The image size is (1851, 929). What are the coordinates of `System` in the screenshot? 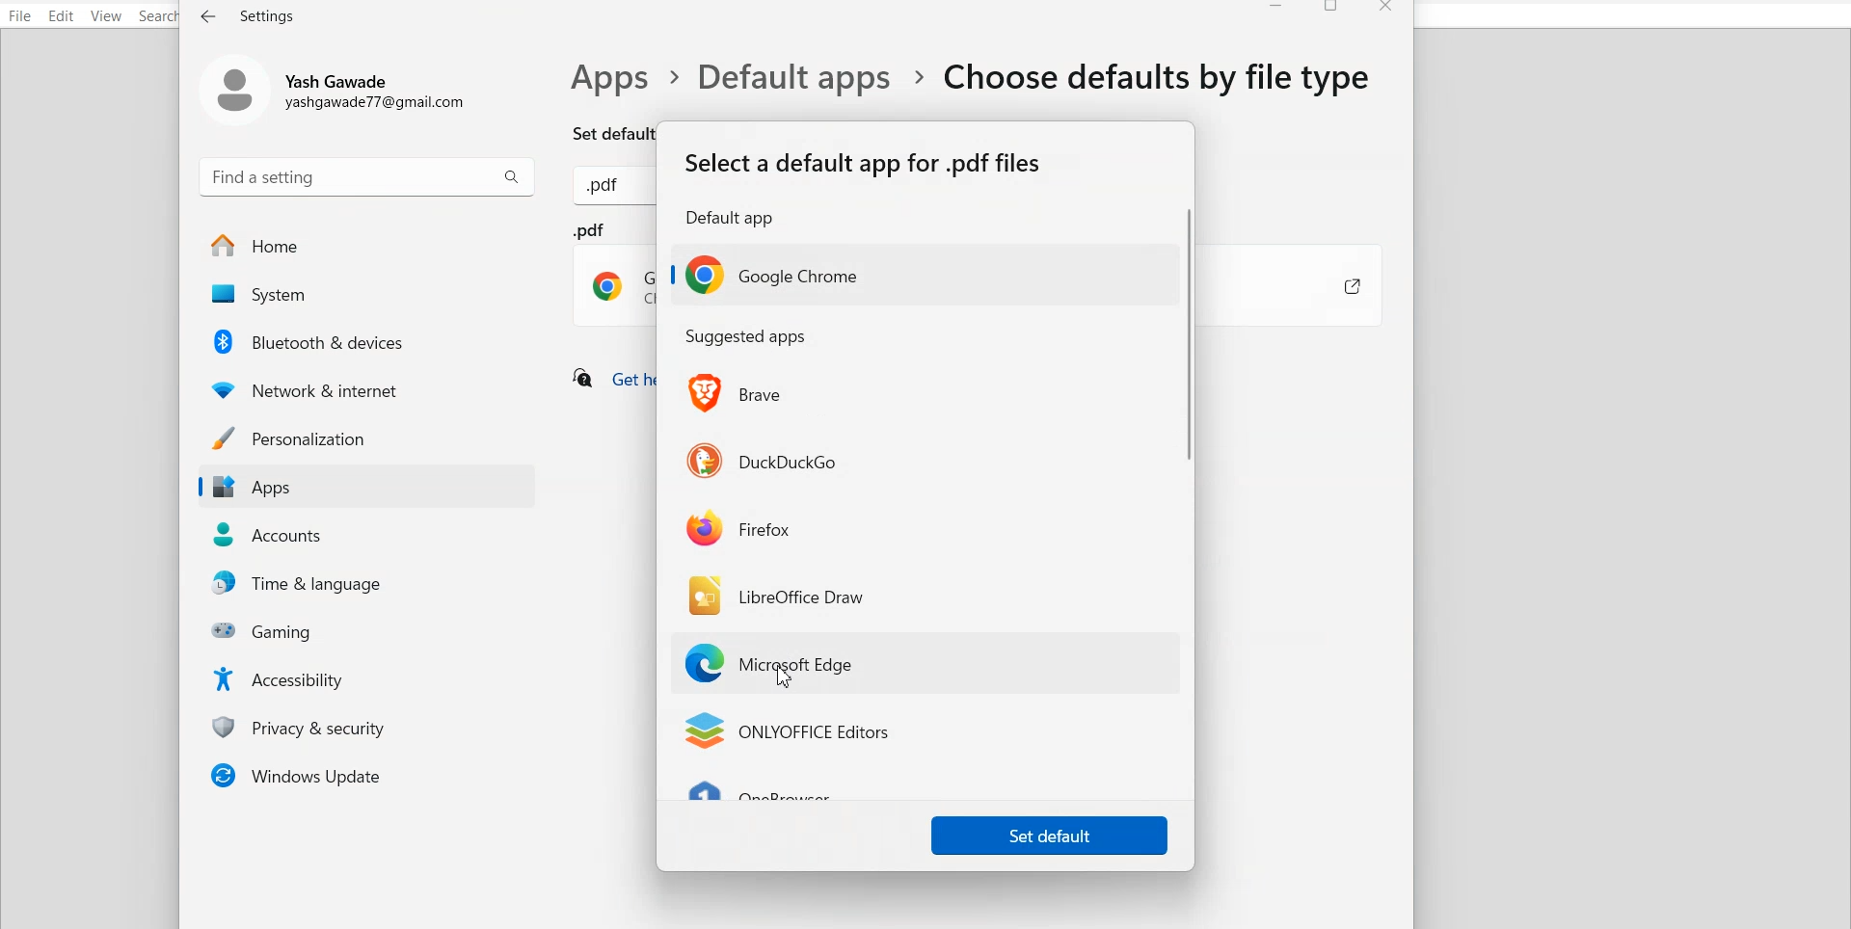 It's located at (365, 295).